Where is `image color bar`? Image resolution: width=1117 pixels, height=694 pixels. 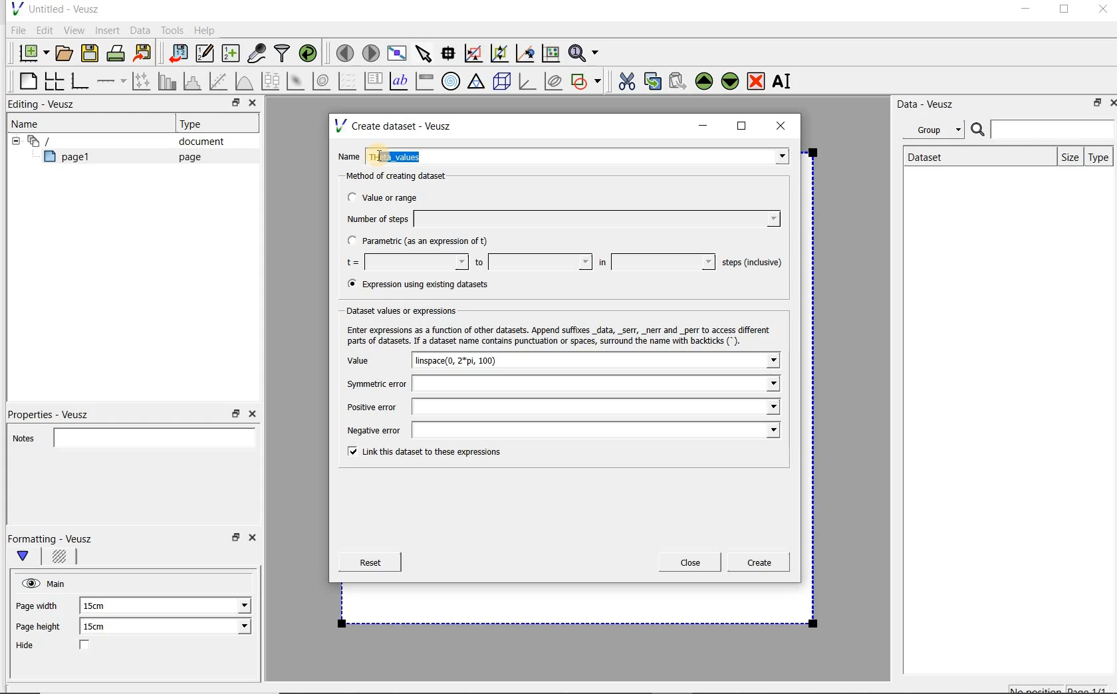 image color bar is located at coordinates (424, 81).